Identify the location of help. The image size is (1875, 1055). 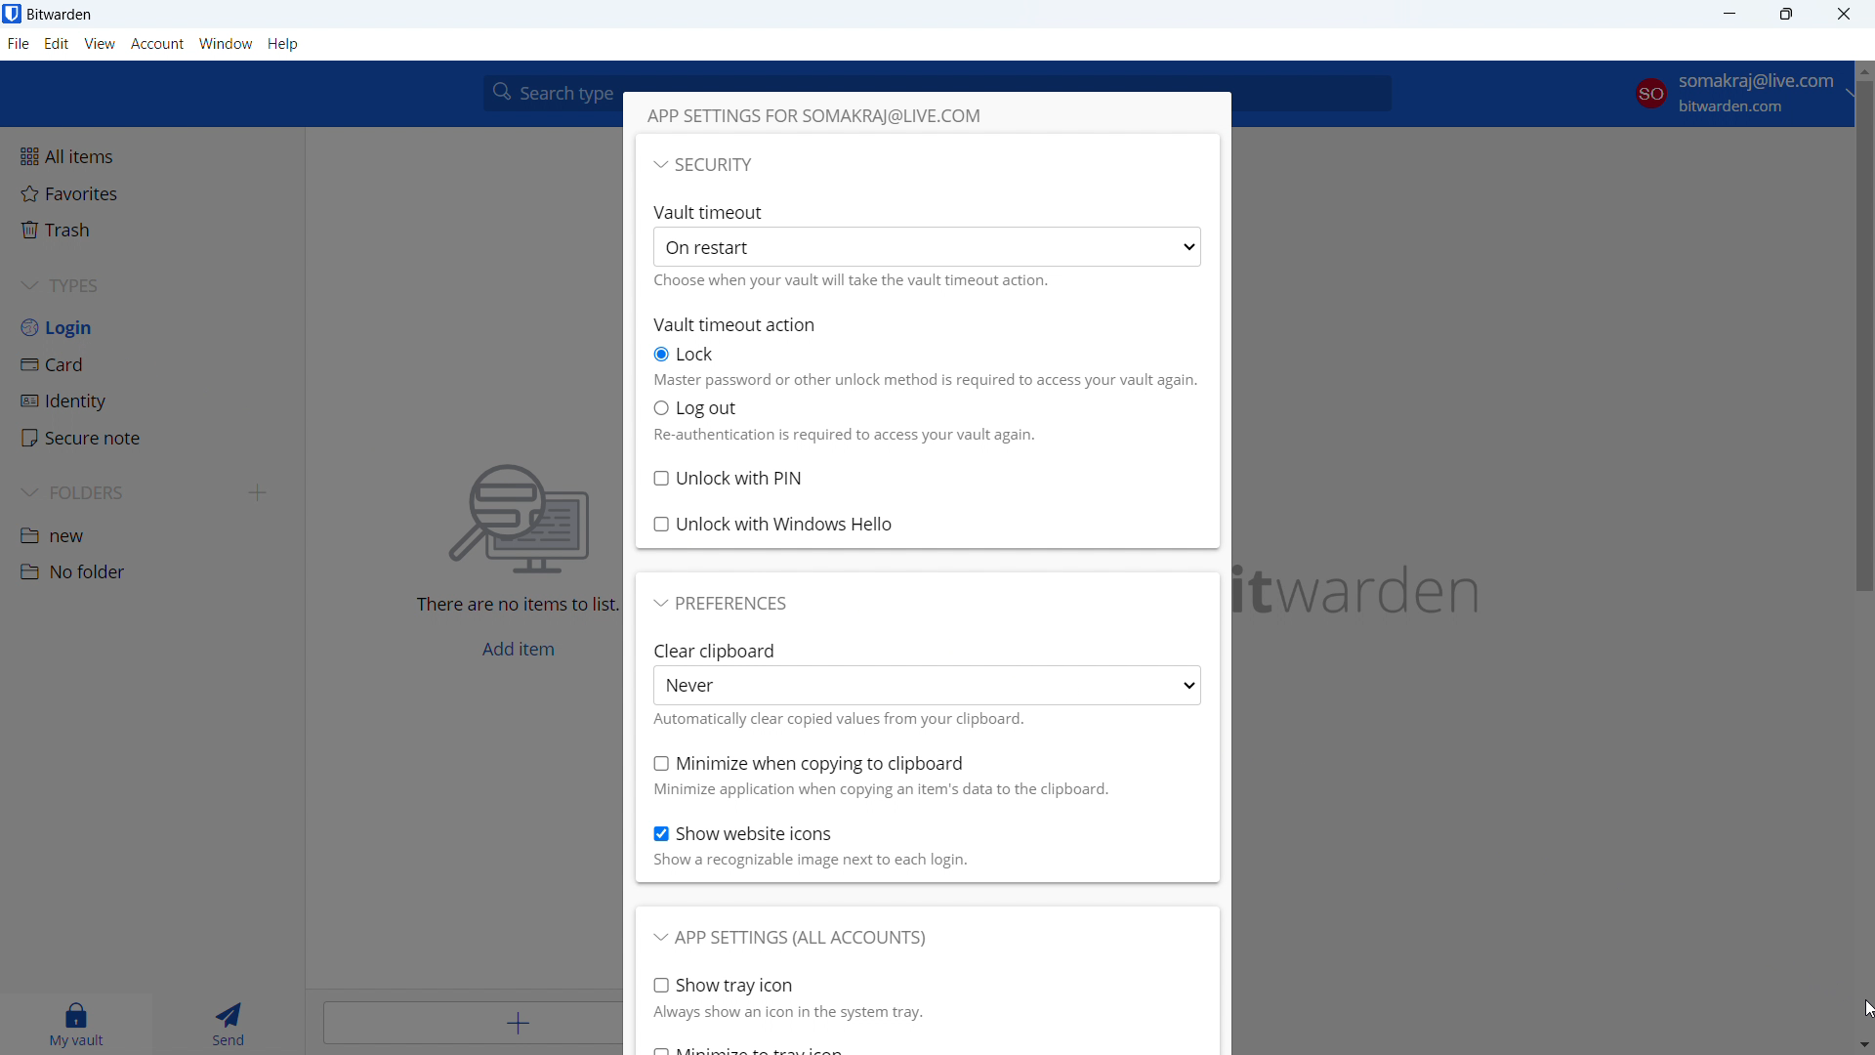
(284, 45).